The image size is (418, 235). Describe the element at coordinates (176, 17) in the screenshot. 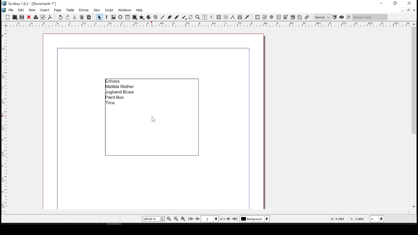

I see `freehand line` at that location.